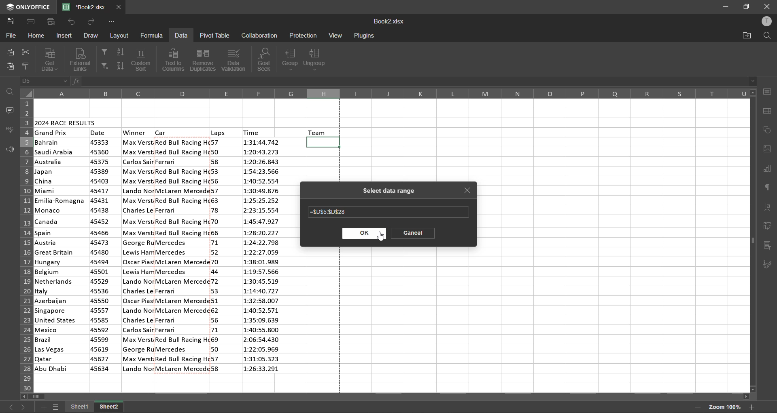  I want to click on signature, so click(769, 265).